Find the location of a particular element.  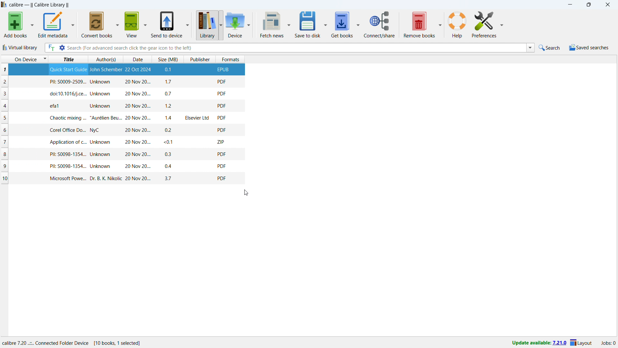

cursor is located at coordinates (247, 193).